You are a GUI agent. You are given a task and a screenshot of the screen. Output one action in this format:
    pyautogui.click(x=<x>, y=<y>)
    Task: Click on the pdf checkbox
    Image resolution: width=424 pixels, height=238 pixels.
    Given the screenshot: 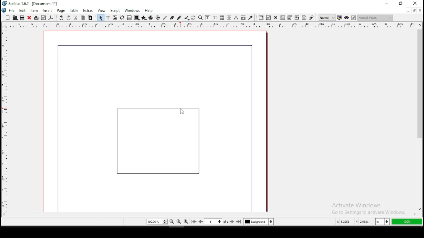 What is the action you would take?
    pyautogui.click(x=268, y=18)
    